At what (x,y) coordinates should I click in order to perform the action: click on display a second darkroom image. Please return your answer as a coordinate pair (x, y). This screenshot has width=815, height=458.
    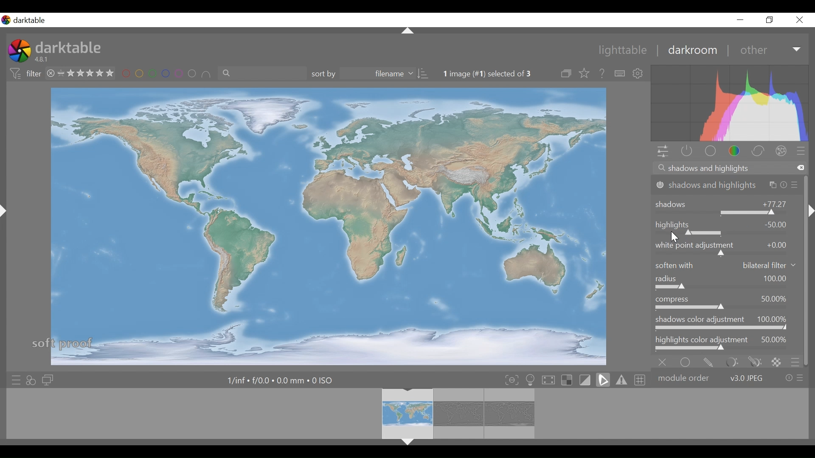
    Looking at the image, I should click on (47, 380).